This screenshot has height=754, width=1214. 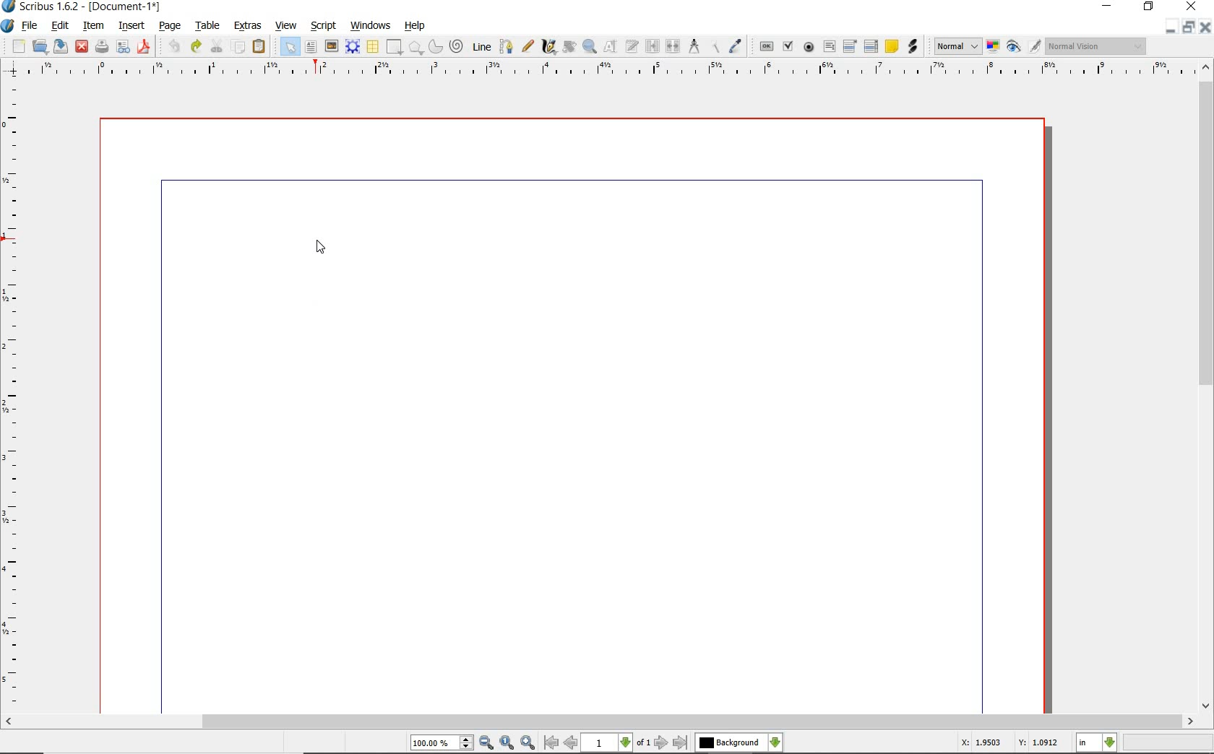 I want to click on go to next page, so click(x=661, y=742).